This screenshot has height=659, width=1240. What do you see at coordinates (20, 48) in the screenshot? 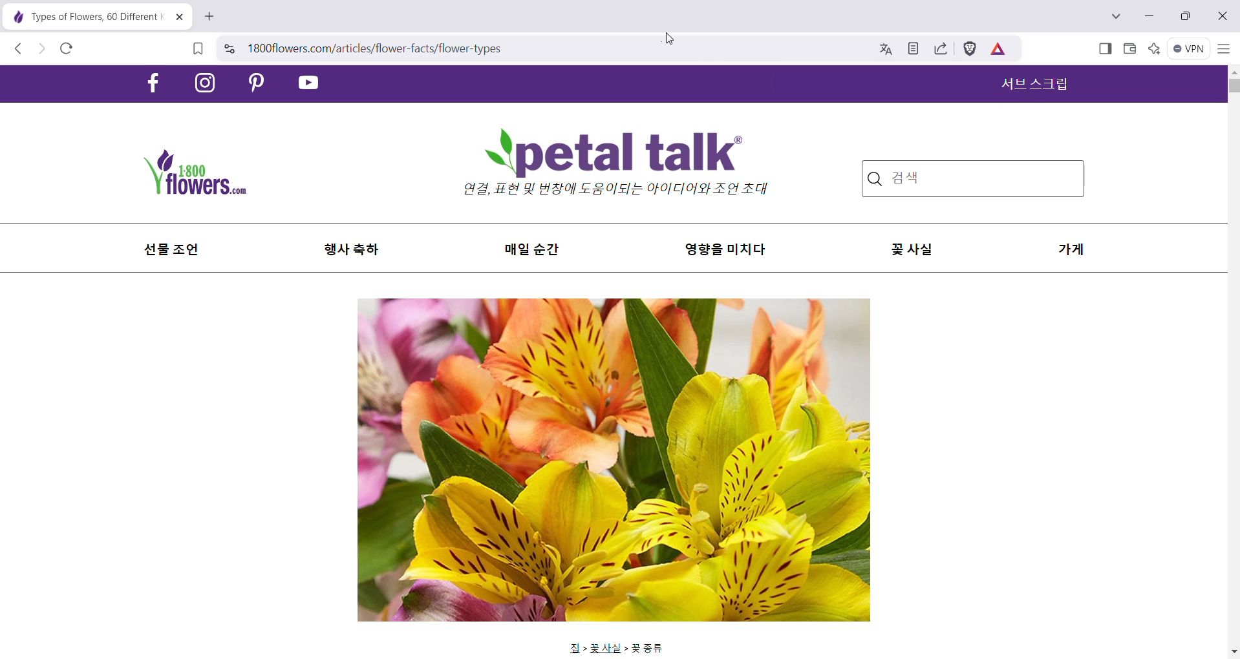
I see `Click to go back, hold to see history` at bounding box center [20, 48].